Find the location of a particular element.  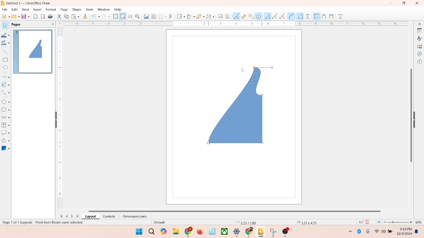

dimension lines is located at coordinates (133, 216).